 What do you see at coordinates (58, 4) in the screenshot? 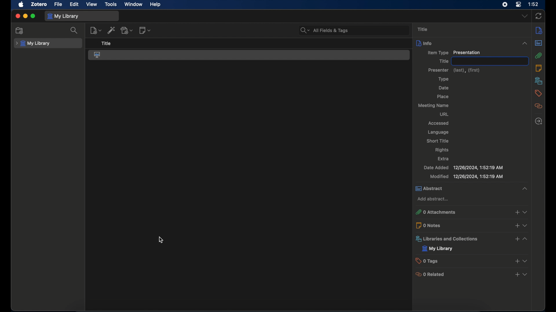
I see `file` at bounding box center [58, 4].